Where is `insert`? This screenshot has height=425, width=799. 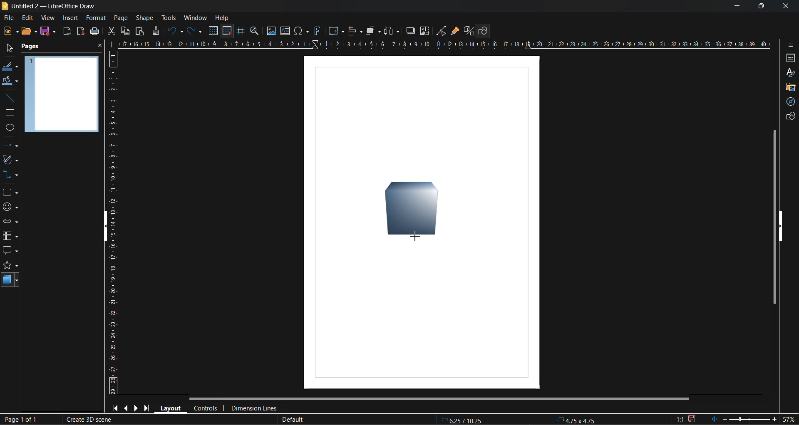 insert is located at coordinates (70, 17).